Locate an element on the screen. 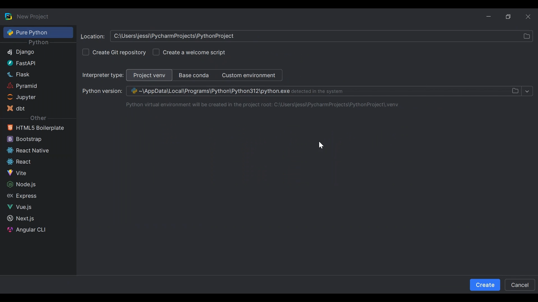  cursor is located at coordinates (322, 147).